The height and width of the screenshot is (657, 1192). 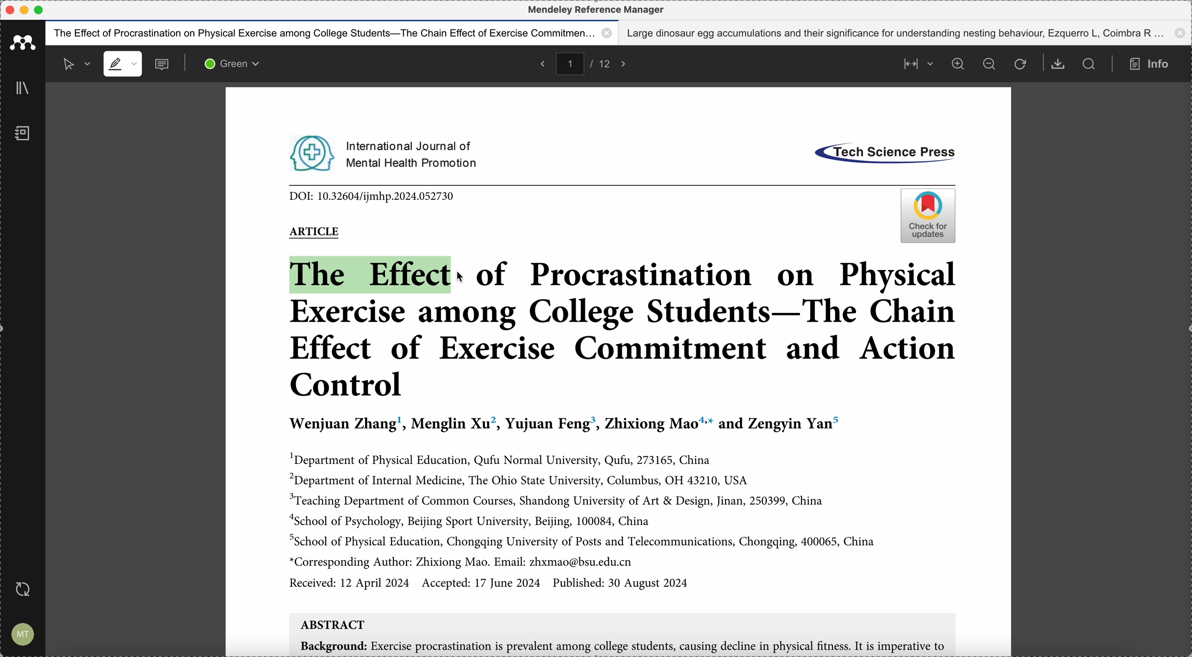 What do you see at coordinates (72, 63) in the screenshot?
I see `selected mode` at bounding box center [72, 63].